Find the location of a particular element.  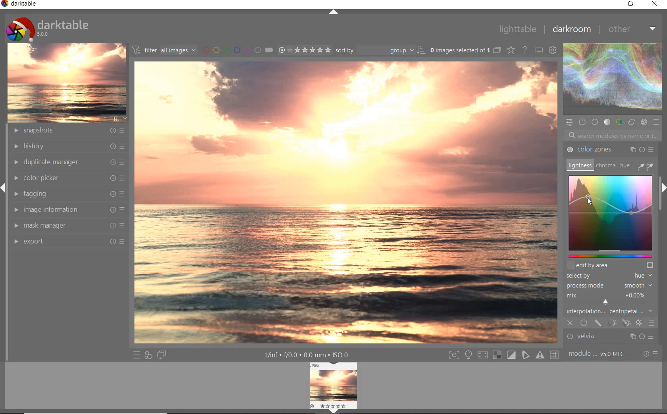

minimize is located at coordinates (609, 3).